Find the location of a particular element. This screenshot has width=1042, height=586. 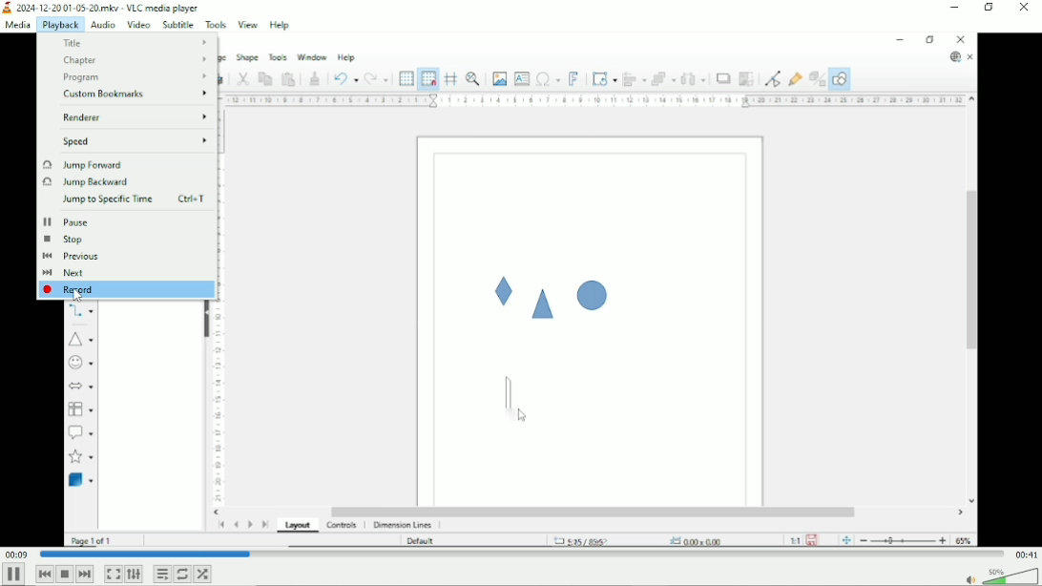

Stop is located at coordinates (121, 240).